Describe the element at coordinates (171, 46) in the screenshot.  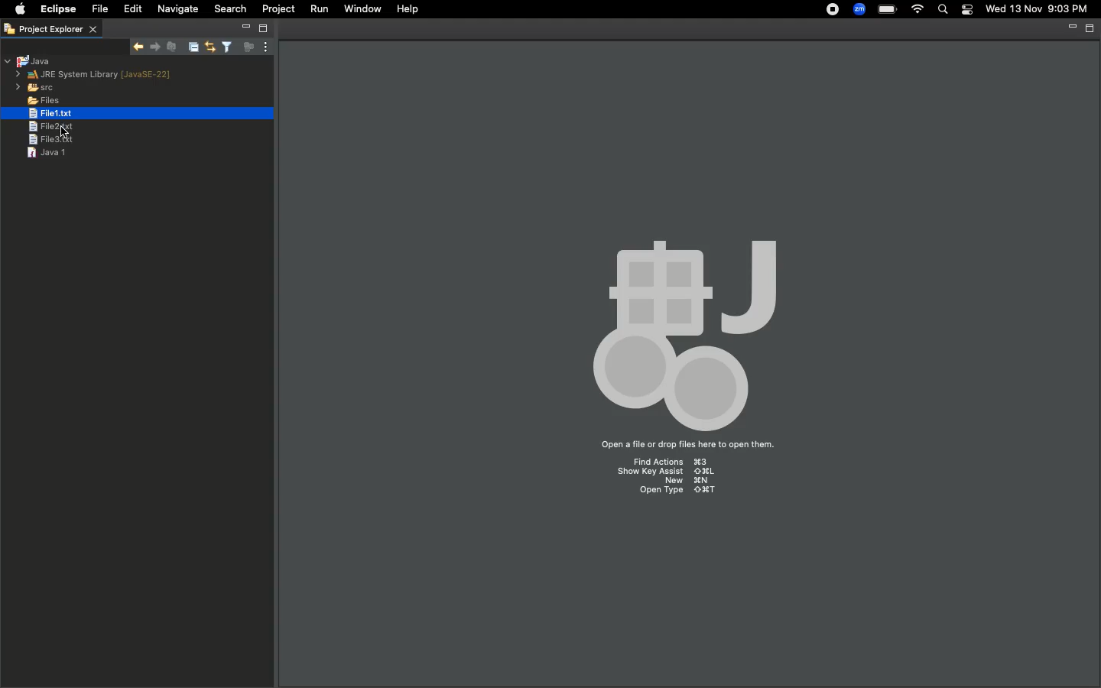
I see `Remove selected matches` at that location.